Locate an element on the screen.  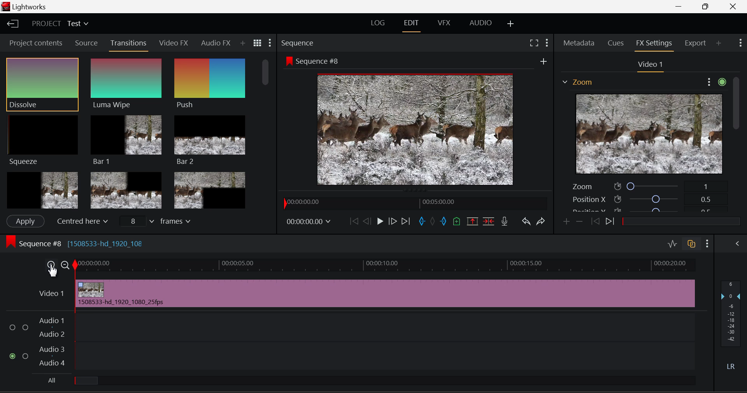
Audio Input Checkbox is located at coordinates (12, 328).